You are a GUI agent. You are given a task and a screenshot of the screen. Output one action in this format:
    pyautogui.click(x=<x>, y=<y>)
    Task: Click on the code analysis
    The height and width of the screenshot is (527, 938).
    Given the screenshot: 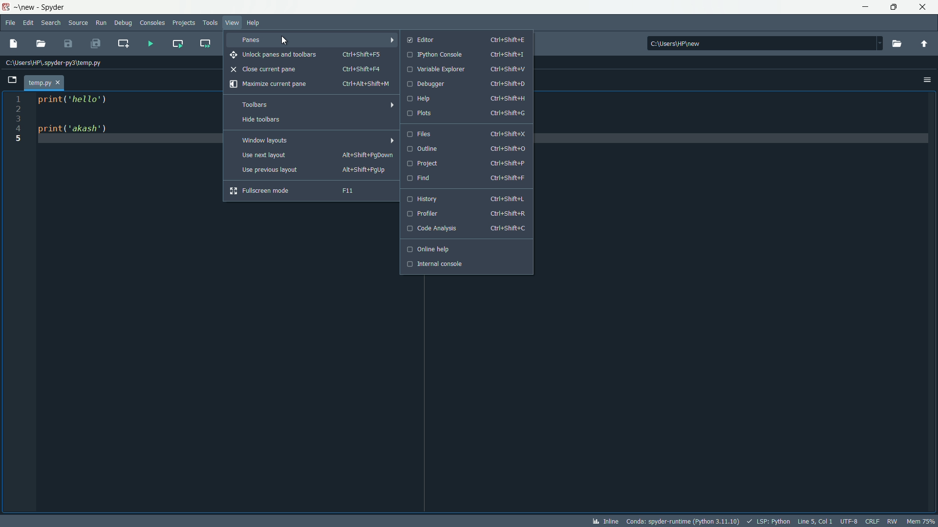 What is the action you would take?
    pyautogui.click(x=465, y=229)
    